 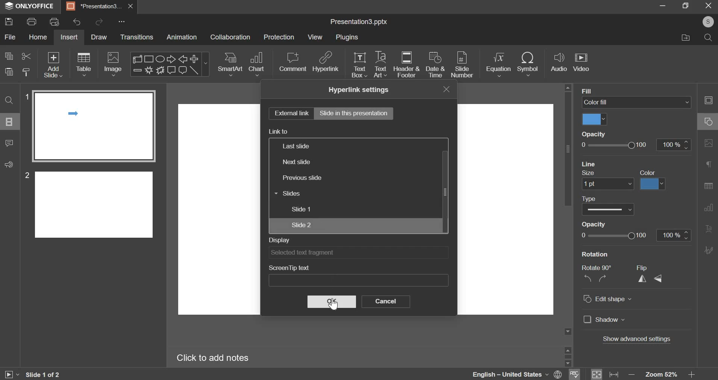 I want to click on ScreenTip Text, so click(x=359, y=280).